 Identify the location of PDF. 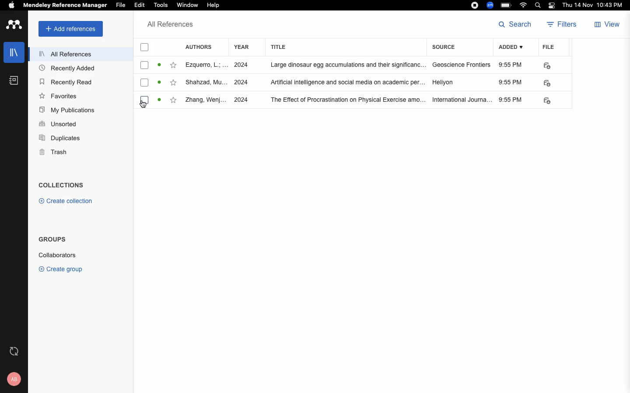
(546, 100).